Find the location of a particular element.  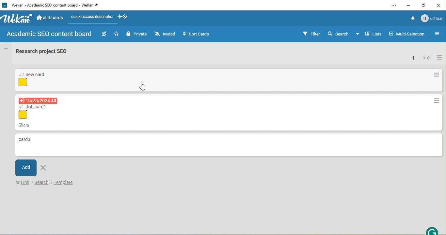

grammarly extension is located at coordinates (433, 230).